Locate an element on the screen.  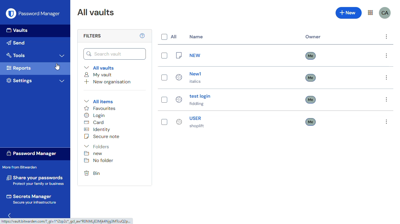
me is located at coordinates (311, 122).